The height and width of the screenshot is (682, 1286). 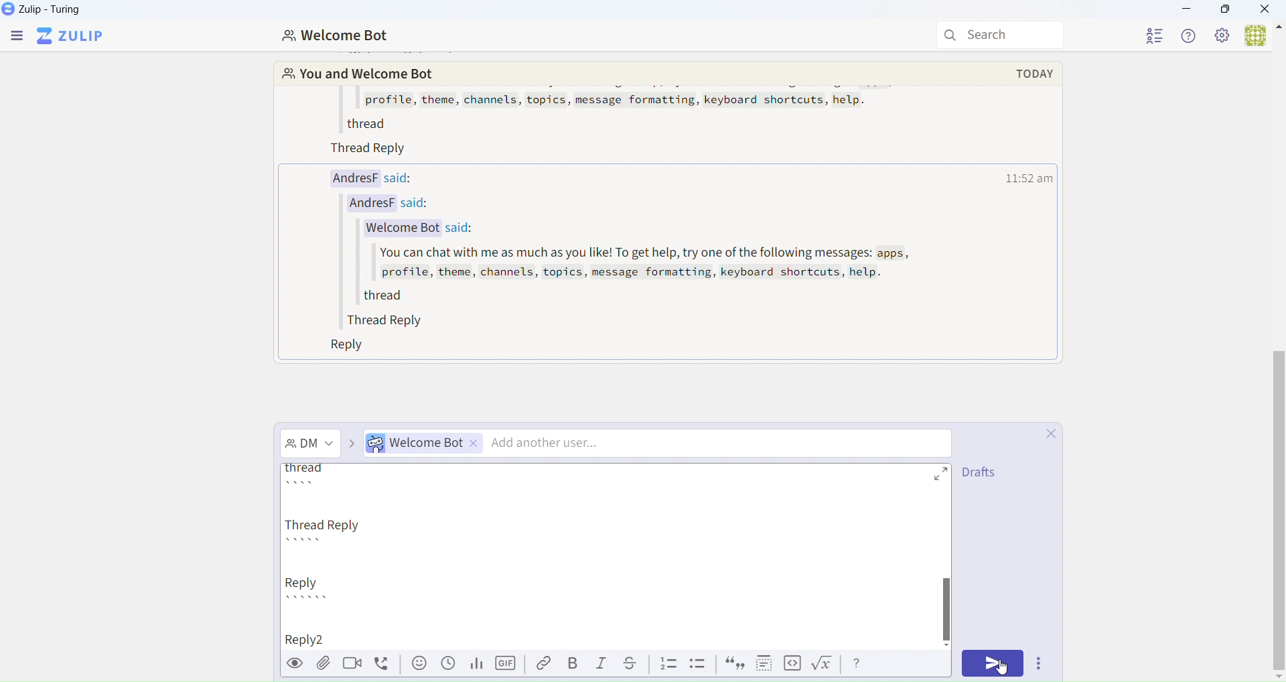 What do you see at coordinates (668, 664) in the screenshot?
I see `List` at bounding box center [668, 664].